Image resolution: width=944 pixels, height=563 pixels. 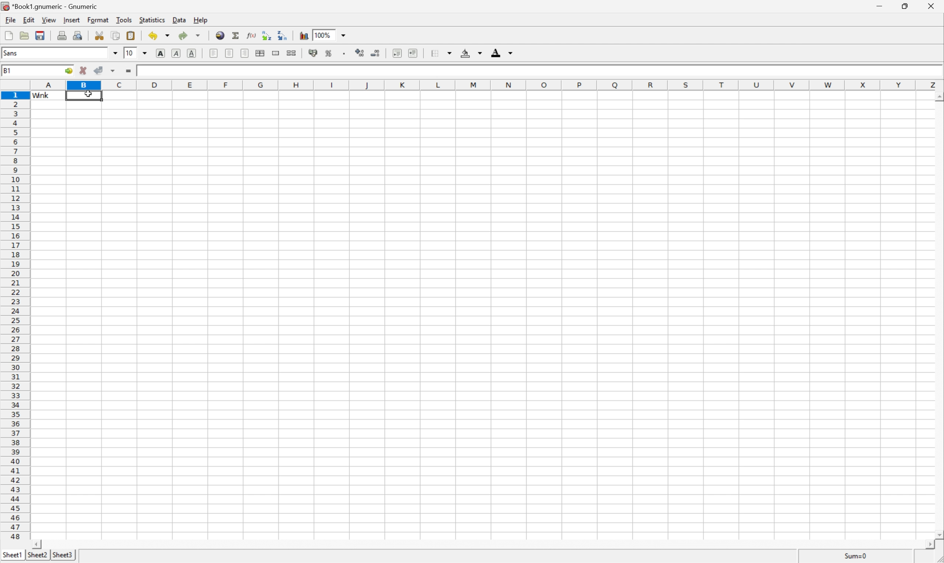 I want to click on redo, so click(x=191, y=37).